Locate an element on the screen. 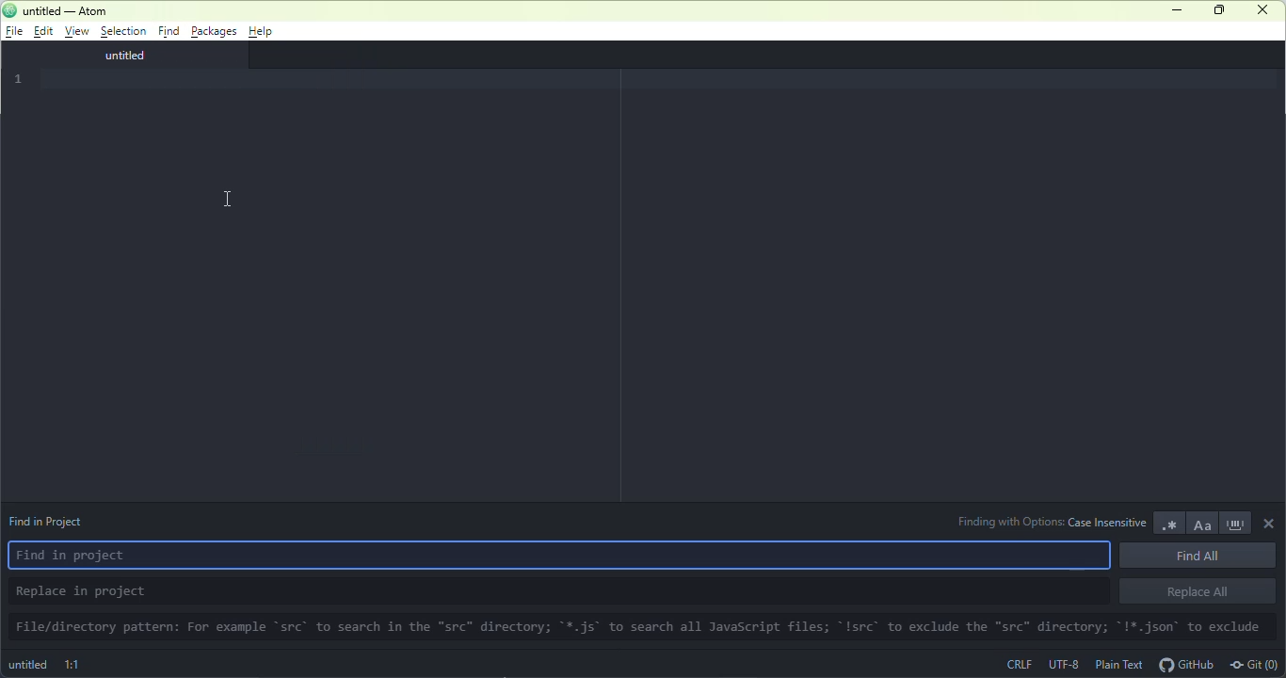  github is located at coordinates (1186, 664).